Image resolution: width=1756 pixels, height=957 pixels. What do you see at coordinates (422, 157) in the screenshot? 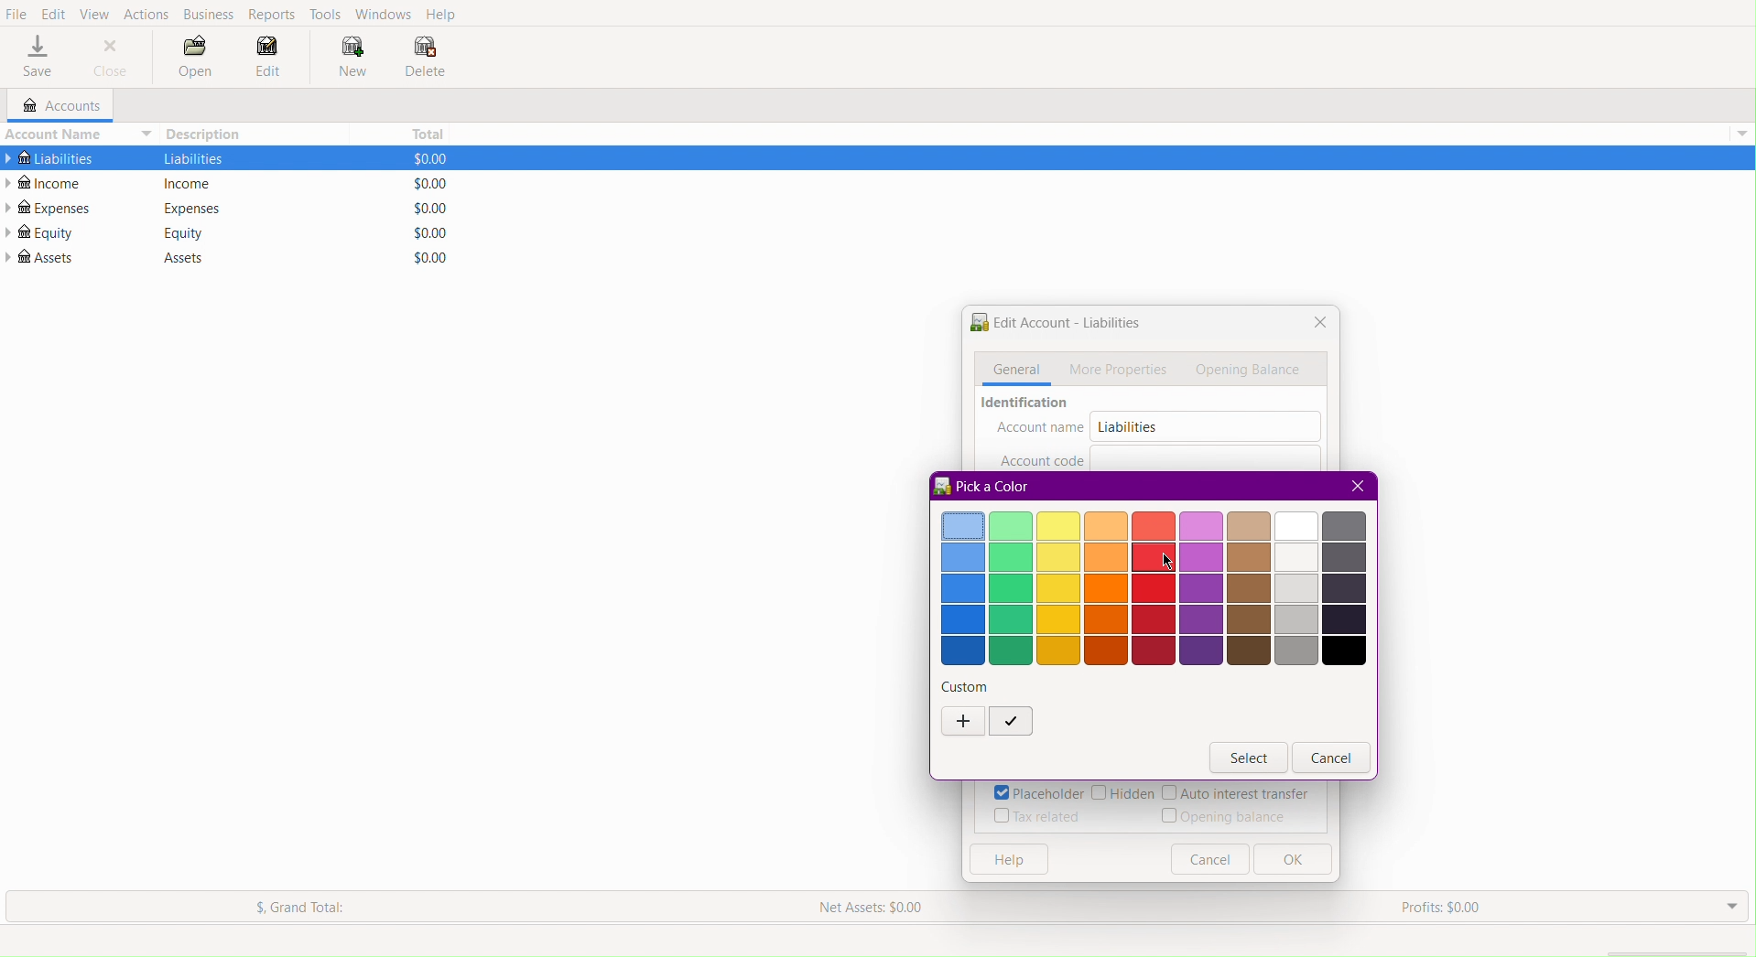
I see `$0.00` at bounding box center [422, 157].